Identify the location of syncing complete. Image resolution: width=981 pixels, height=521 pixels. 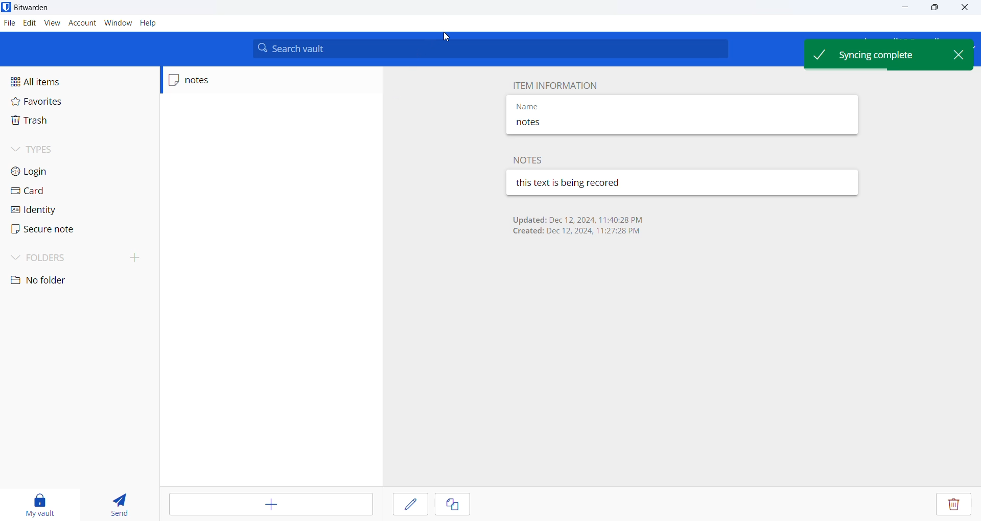
(873, 53).